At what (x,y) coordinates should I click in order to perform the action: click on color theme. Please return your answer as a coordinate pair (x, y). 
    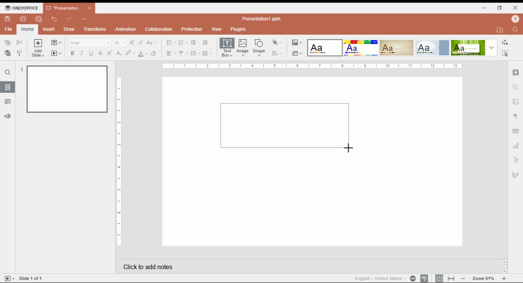
    Looking at the image, I should click on (397, 47).